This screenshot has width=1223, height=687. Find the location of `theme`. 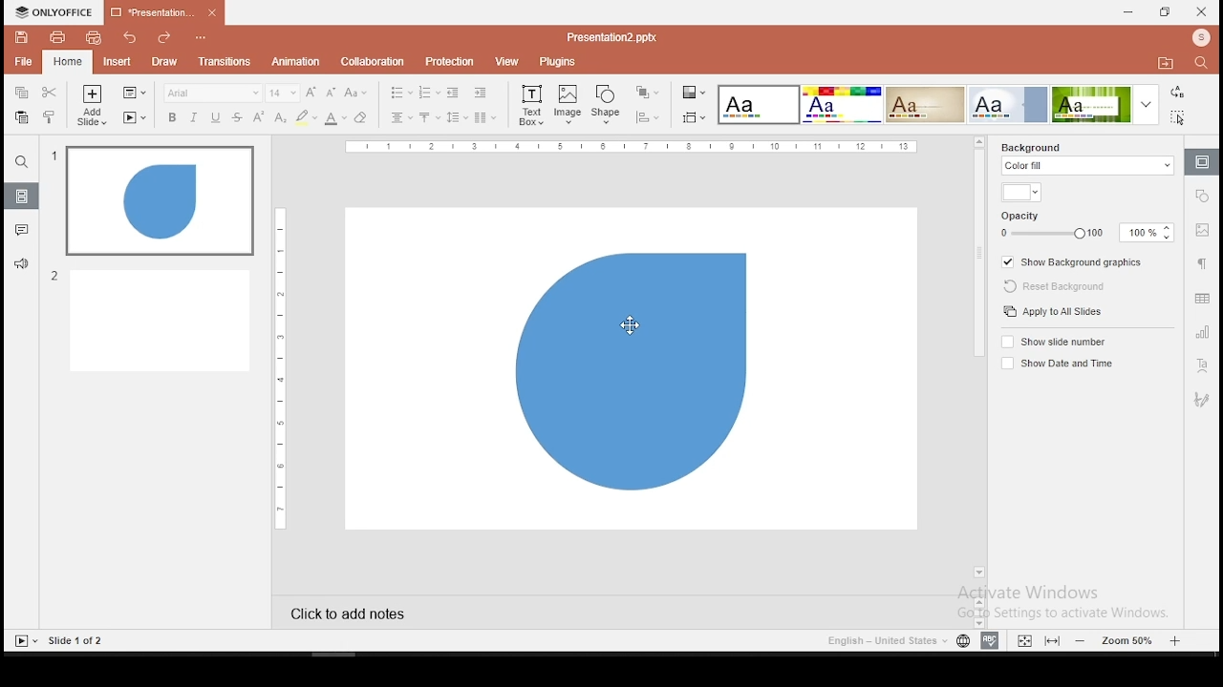

theme is located at coordinates (841, 104).